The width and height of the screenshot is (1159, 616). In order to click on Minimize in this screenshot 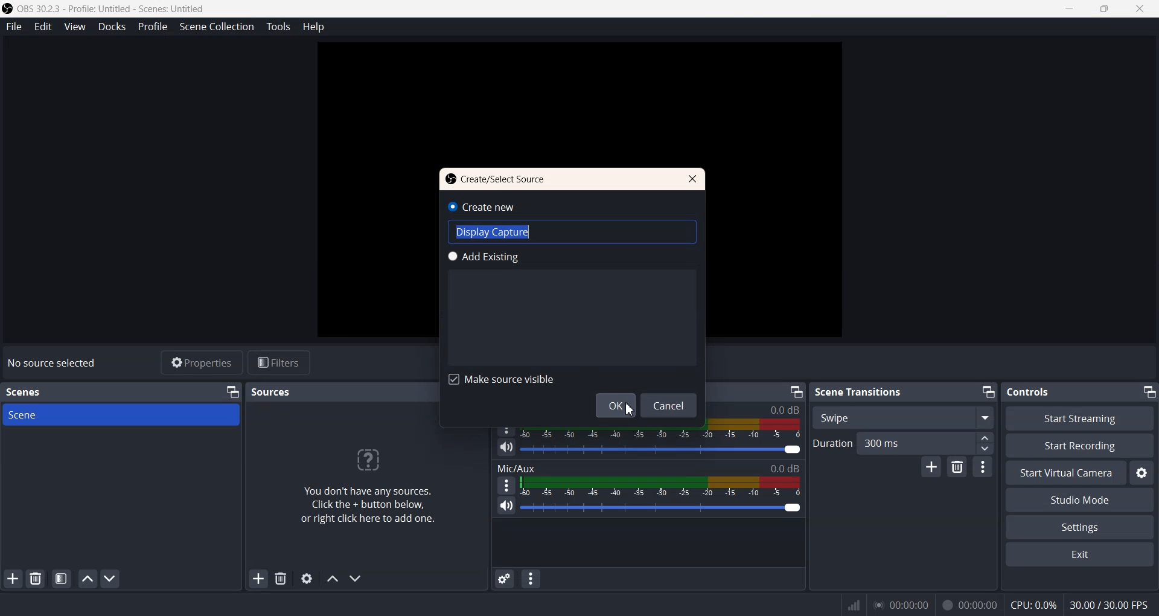, I will do `click(797, 392)`.